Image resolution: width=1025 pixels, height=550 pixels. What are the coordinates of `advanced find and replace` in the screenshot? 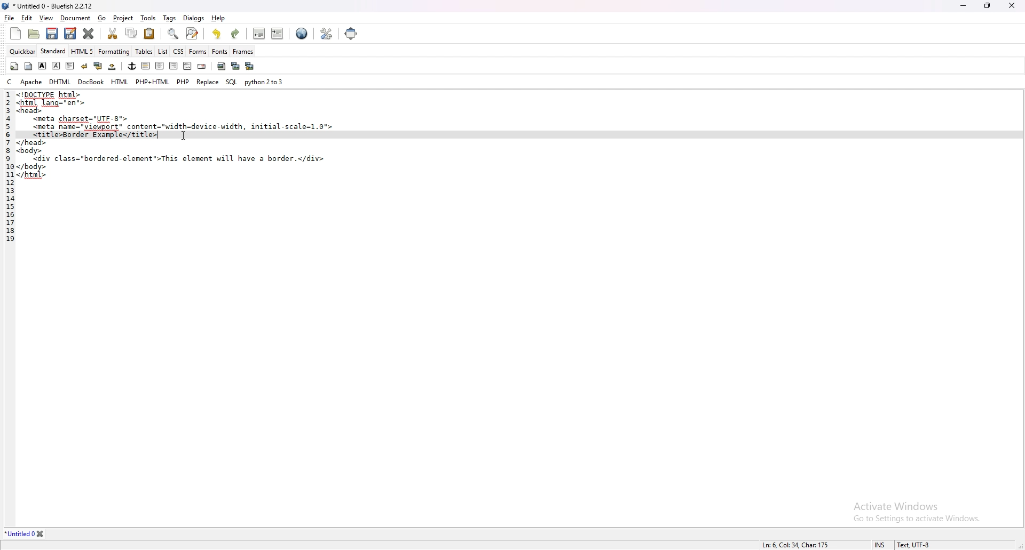 It's located at (193, 33).